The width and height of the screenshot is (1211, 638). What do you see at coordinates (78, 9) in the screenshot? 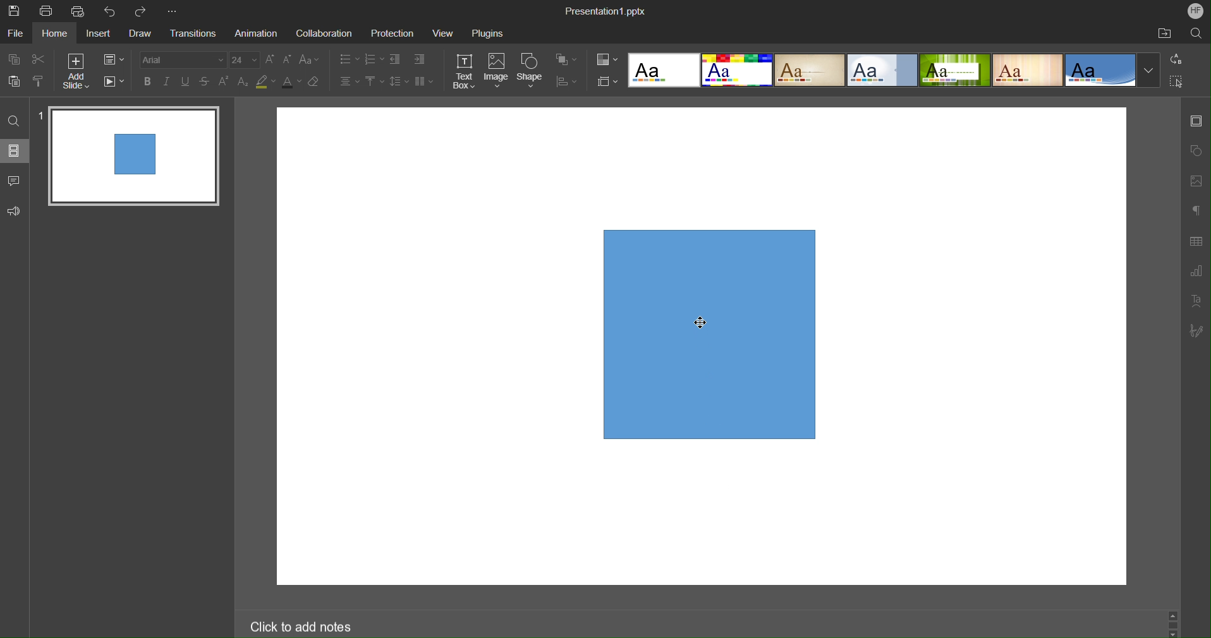
I see `Quick Print` at bounding box center [78, 9].